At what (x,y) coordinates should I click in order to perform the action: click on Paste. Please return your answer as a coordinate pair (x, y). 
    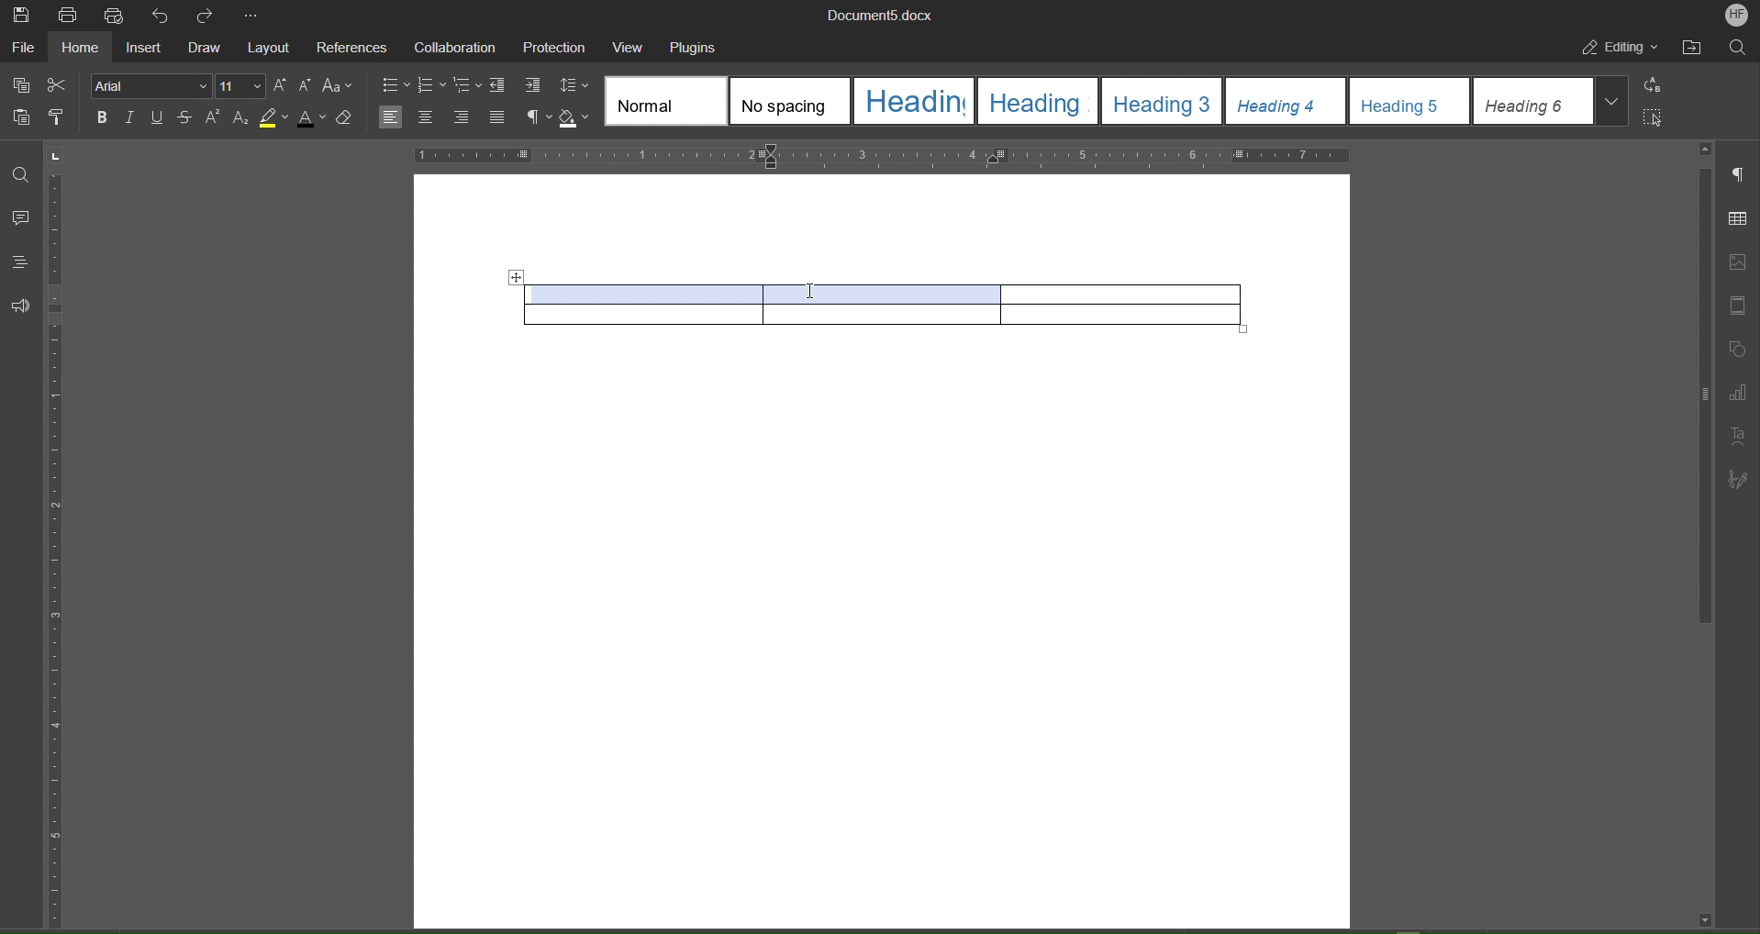
    Looking at the image, I should click on (17, 119).